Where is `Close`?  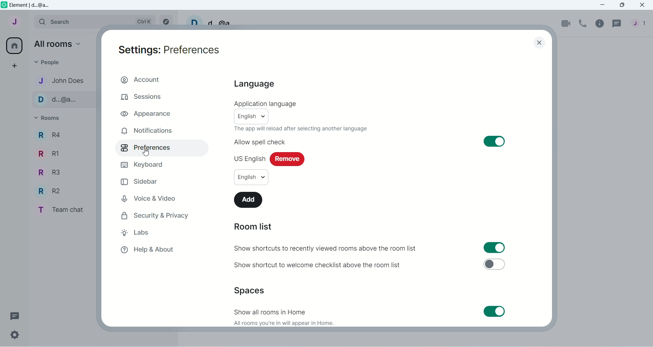 Close is located at coordinates (643, 4).